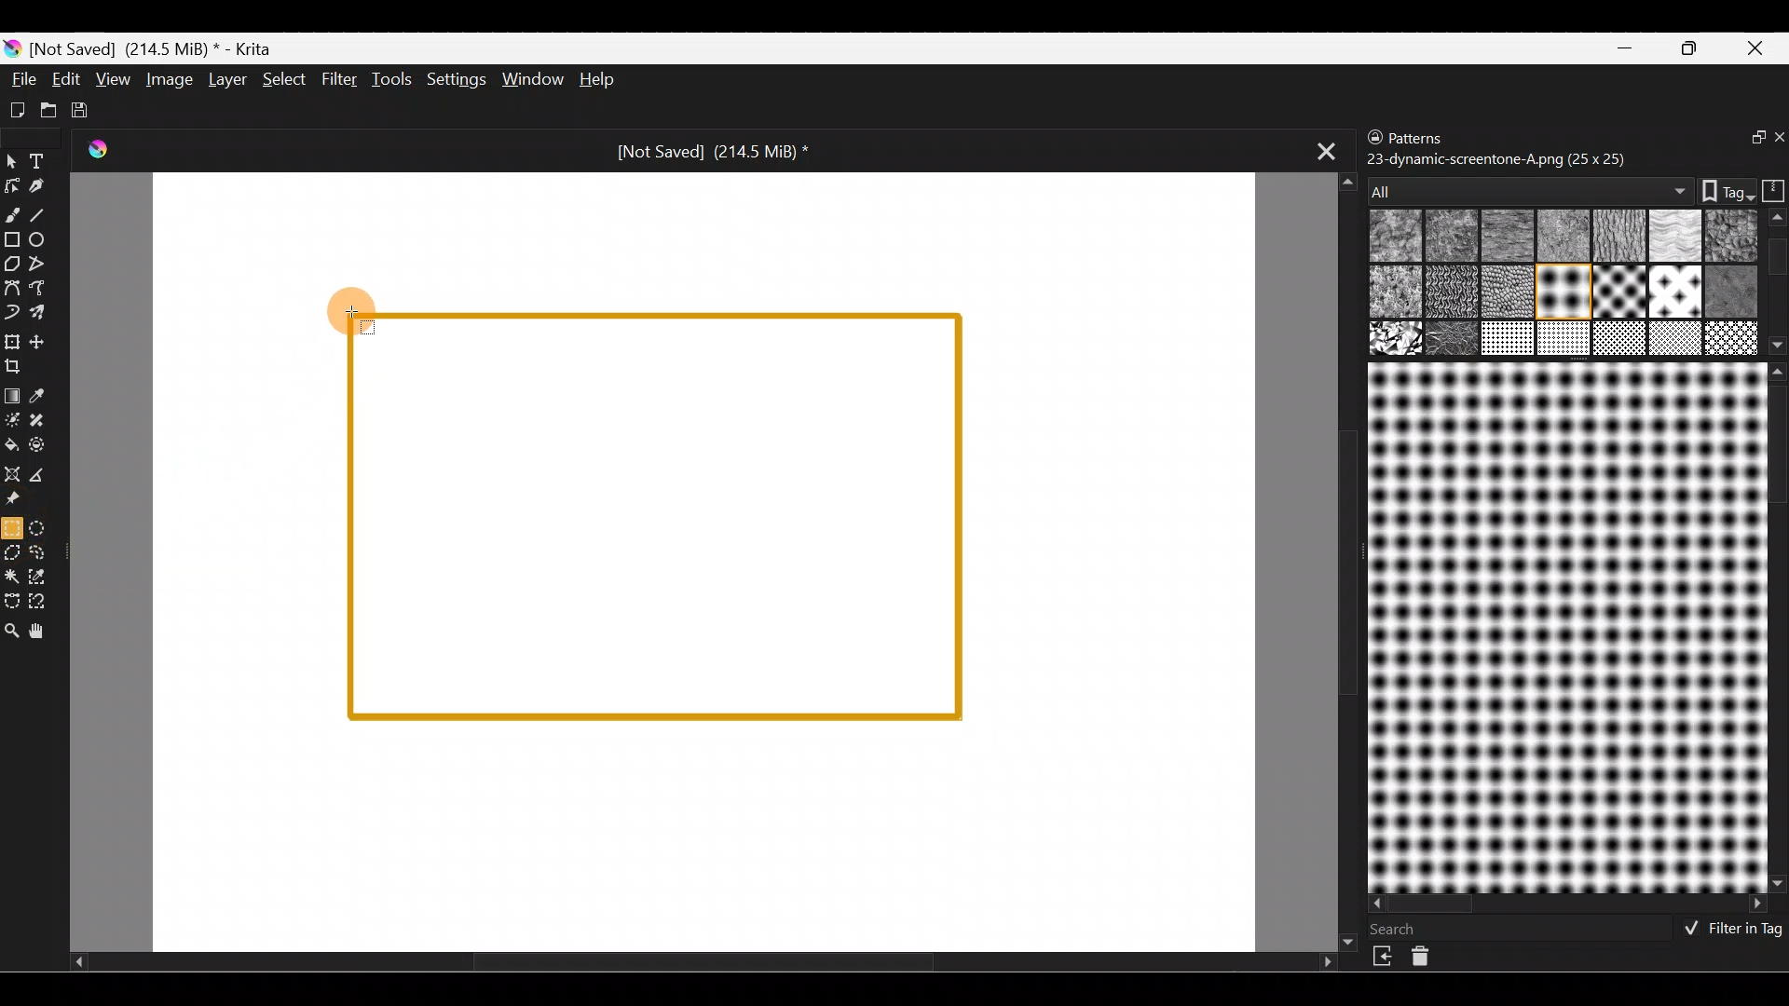 The height and width of the screenshot is (1006, 1789). I want to click on Reference images tool, so click(20, 499).